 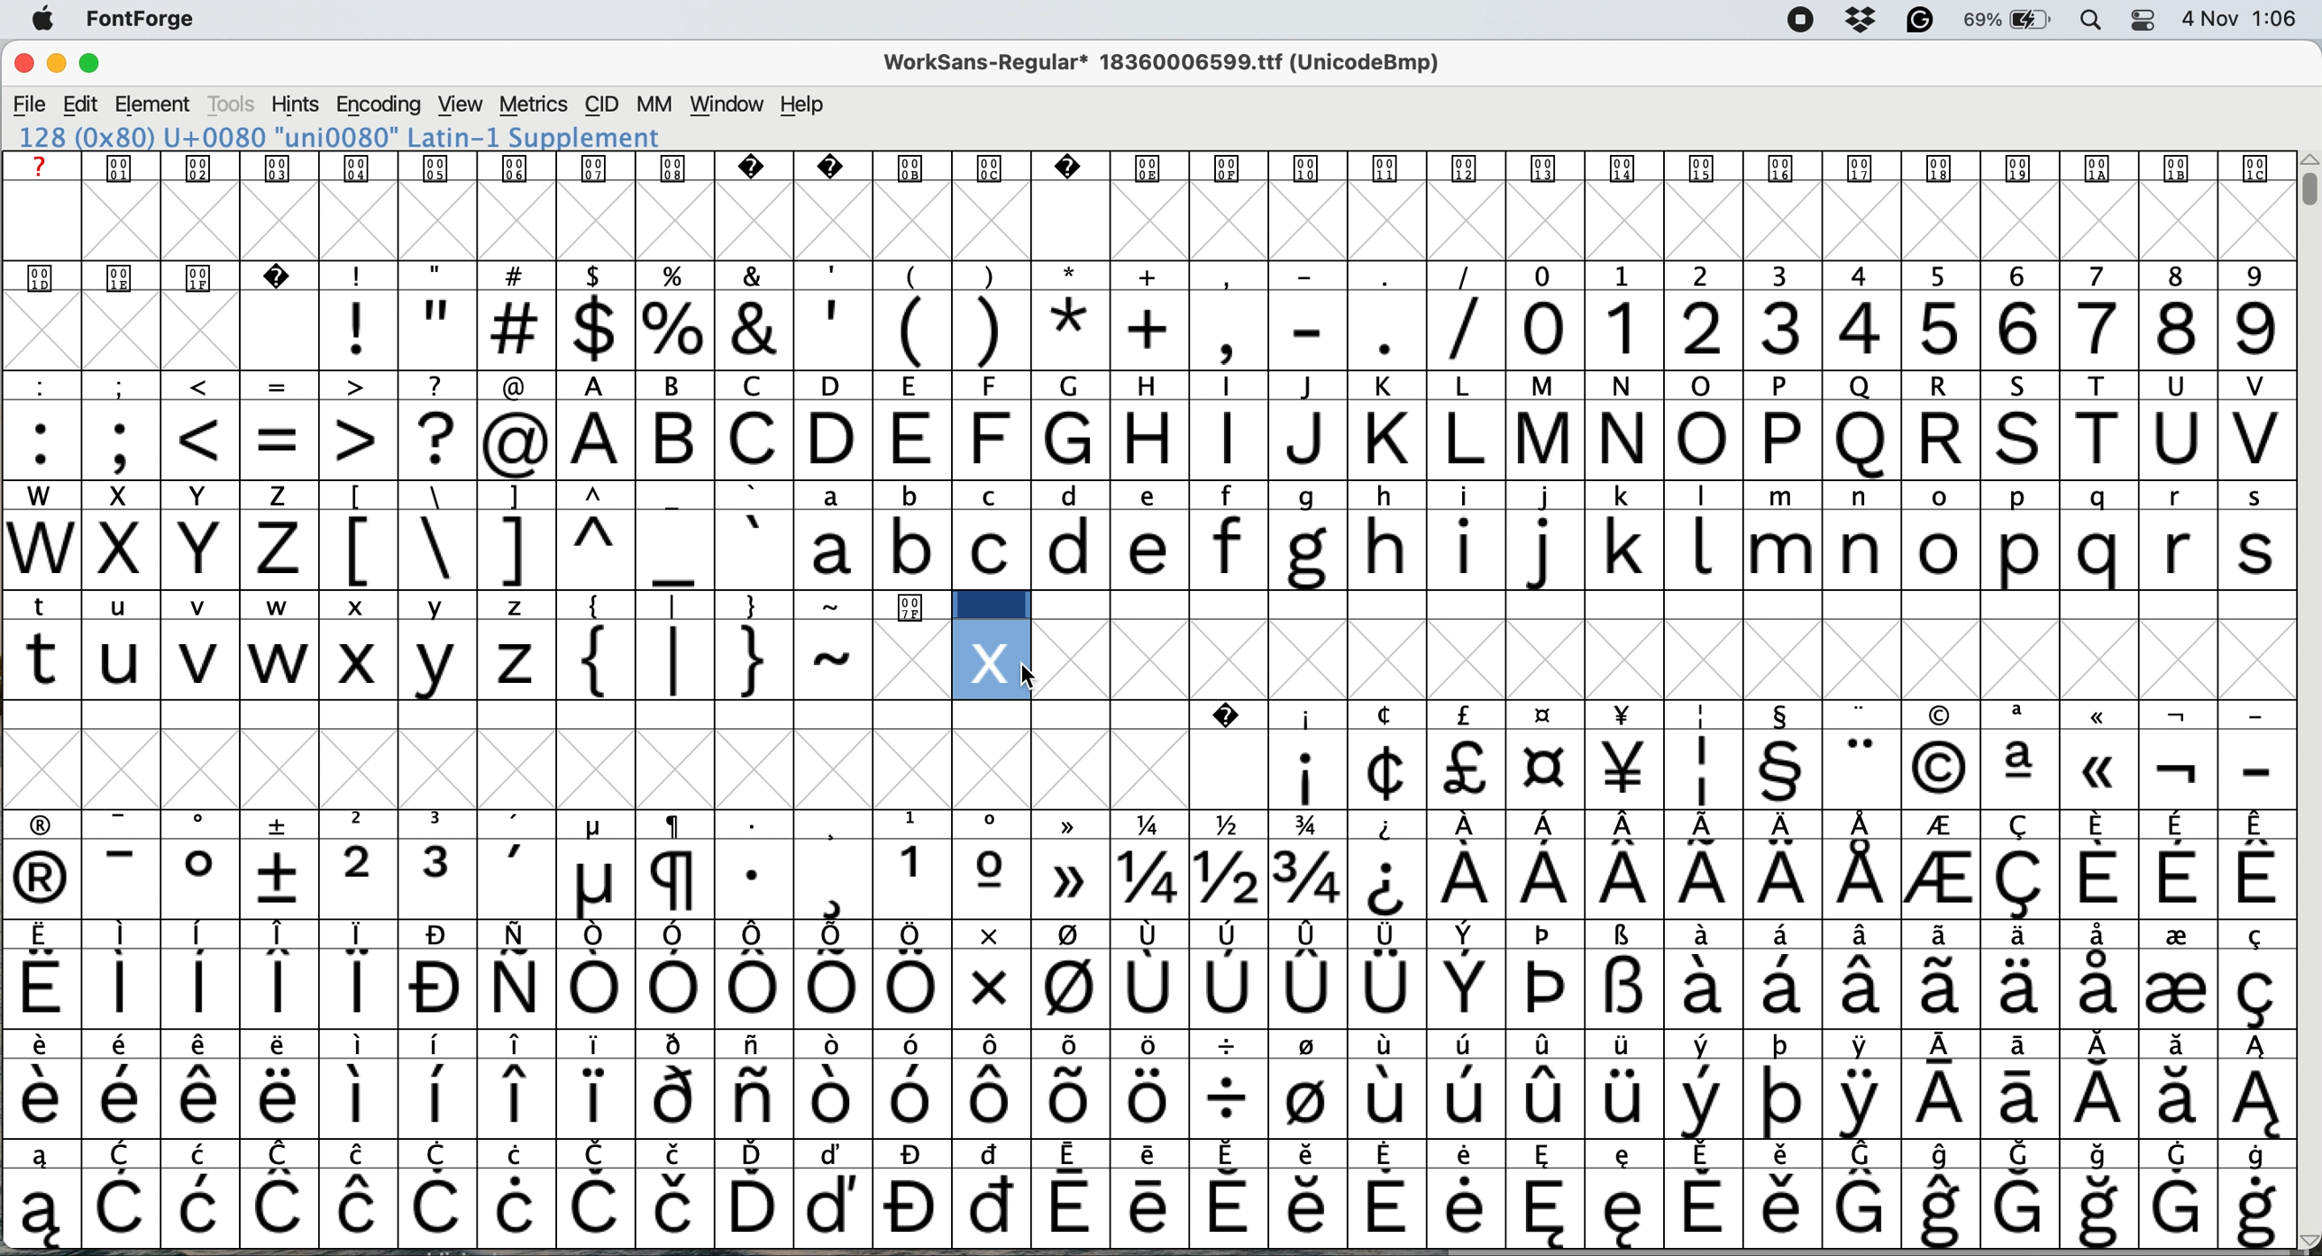 What do you see at coordinates (663, 766) in the screenshot?
I see `glyph grid` at bounding box center [663, 766].